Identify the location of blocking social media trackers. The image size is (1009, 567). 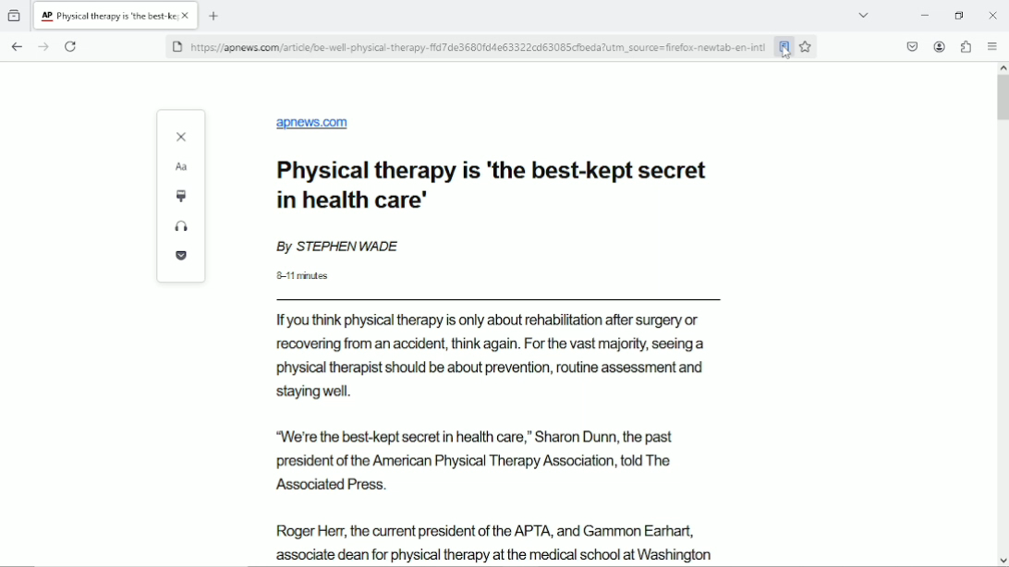
(176, 46).